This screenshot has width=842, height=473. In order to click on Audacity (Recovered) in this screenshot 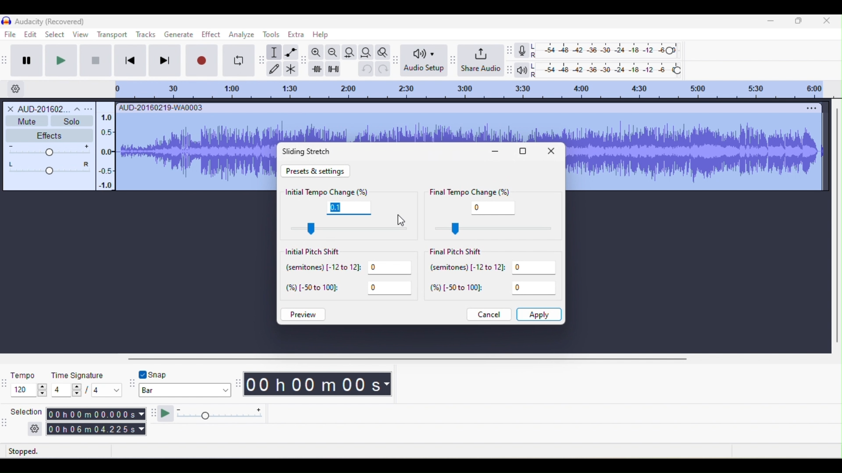, I will do `click(50, 21)`.